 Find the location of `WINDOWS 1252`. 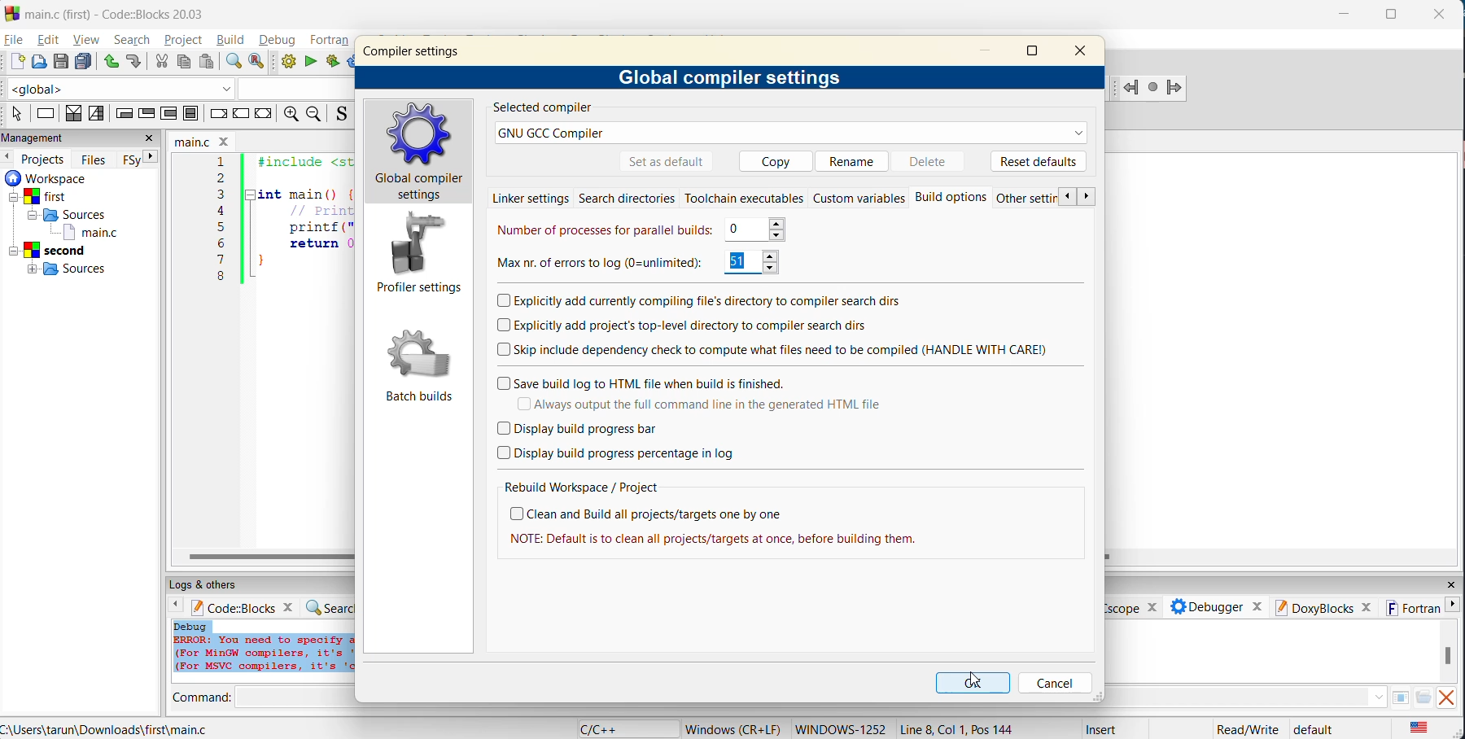

WINDOWS 1252 is located at coordinates (838, 729).